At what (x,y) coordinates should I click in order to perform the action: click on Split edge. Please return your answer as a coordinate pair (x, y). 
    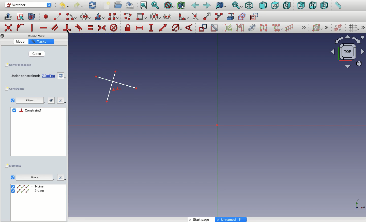
    Looking at the image, I should click on (219, 16).